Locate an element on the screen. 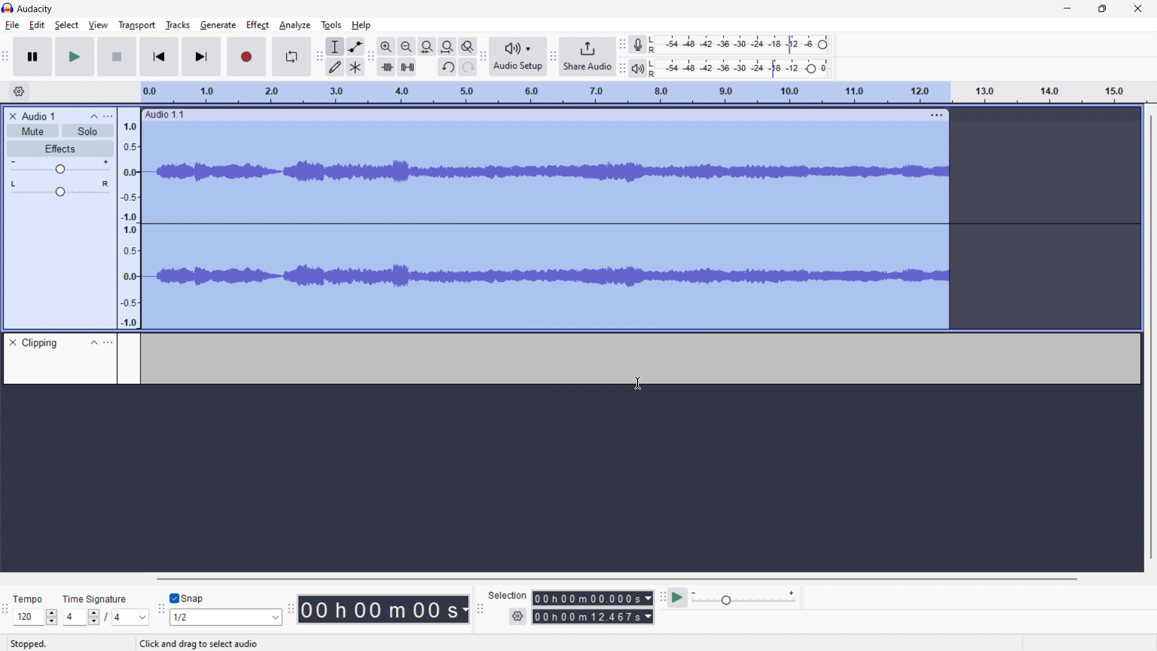 This screenshot has height=651, width=1157. minimize is located at coordinates (1065, 8).